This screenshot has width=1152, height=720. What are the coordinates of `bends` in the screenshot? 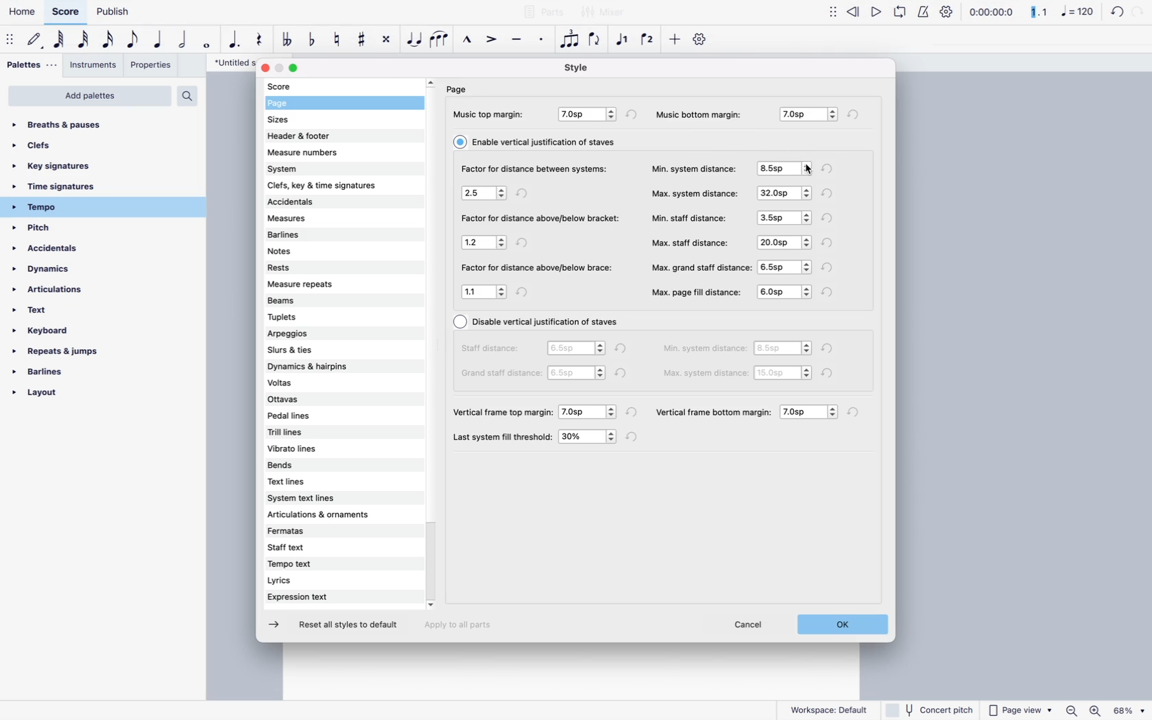 It's located at (309, 466).